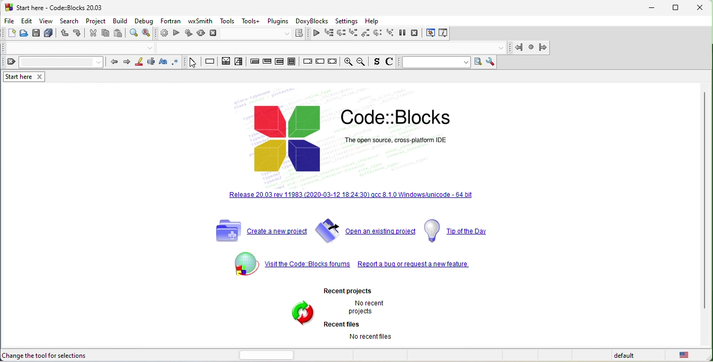 This screenshot has height=362, width=713. Describe the element at coordinates (376, 62) in the screenshot. I see `source` at that location.